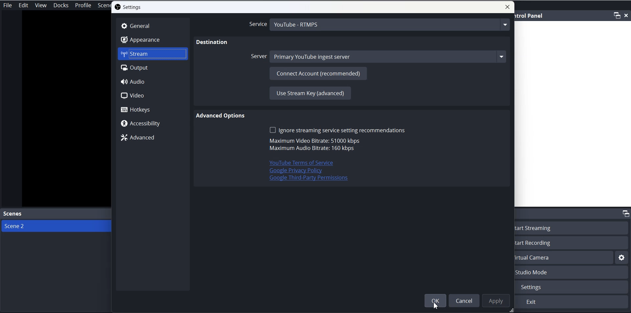 The width and height of the screenshot is (631, 313). I want to click on Edit, so click(24, 5).